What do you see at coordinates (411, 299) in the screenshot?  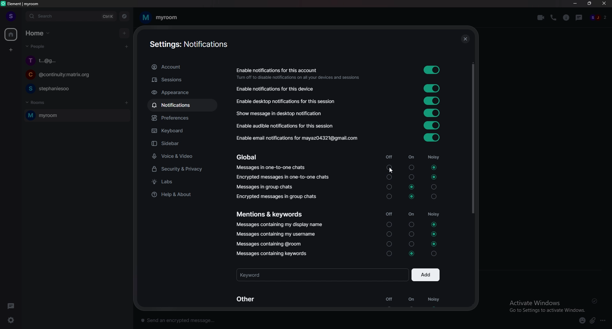 I see `on` at bounding box center [411, 299].